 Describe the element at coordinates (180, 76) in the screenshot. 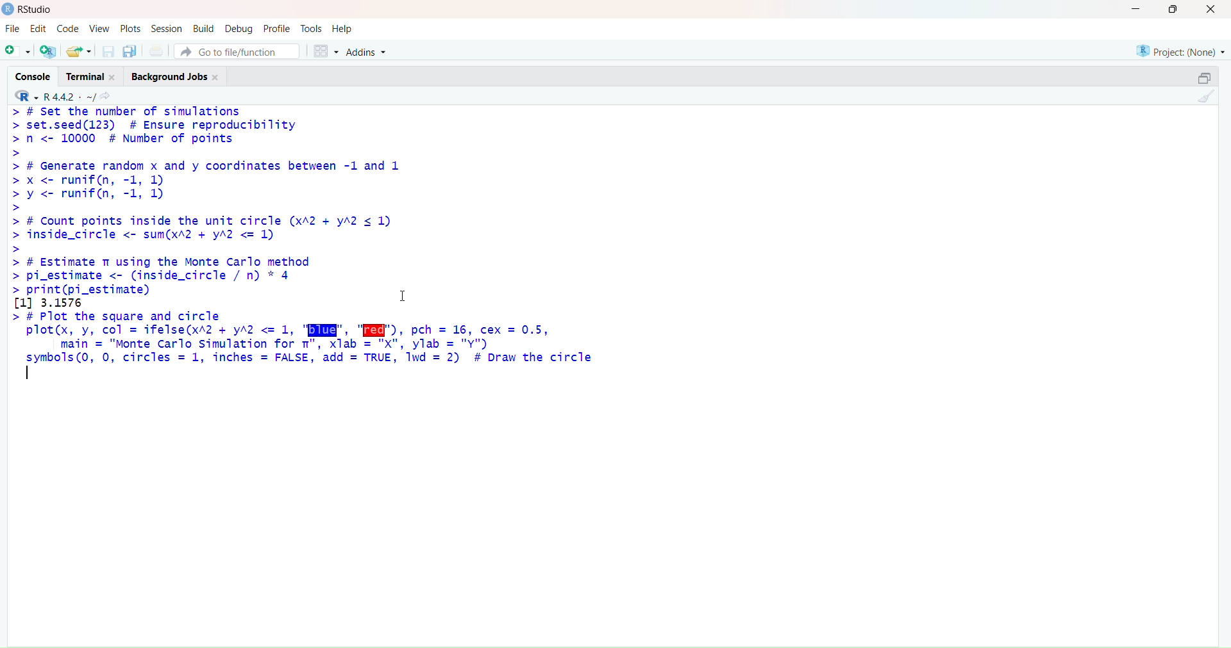

I see `Background Jobs` at that location.